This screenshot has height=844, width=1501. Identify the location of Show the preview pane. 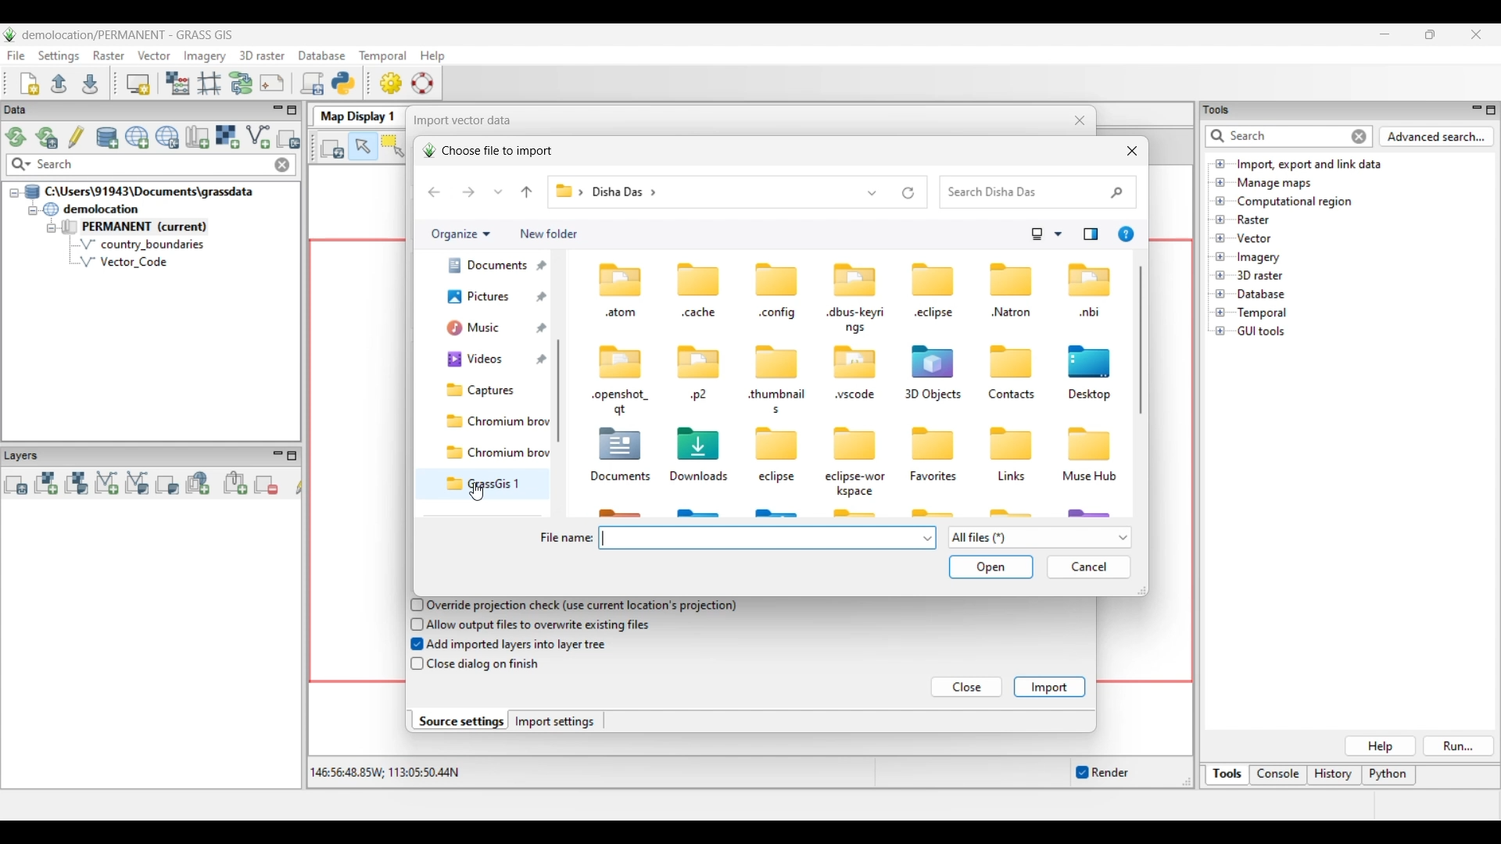
(1091, 234).